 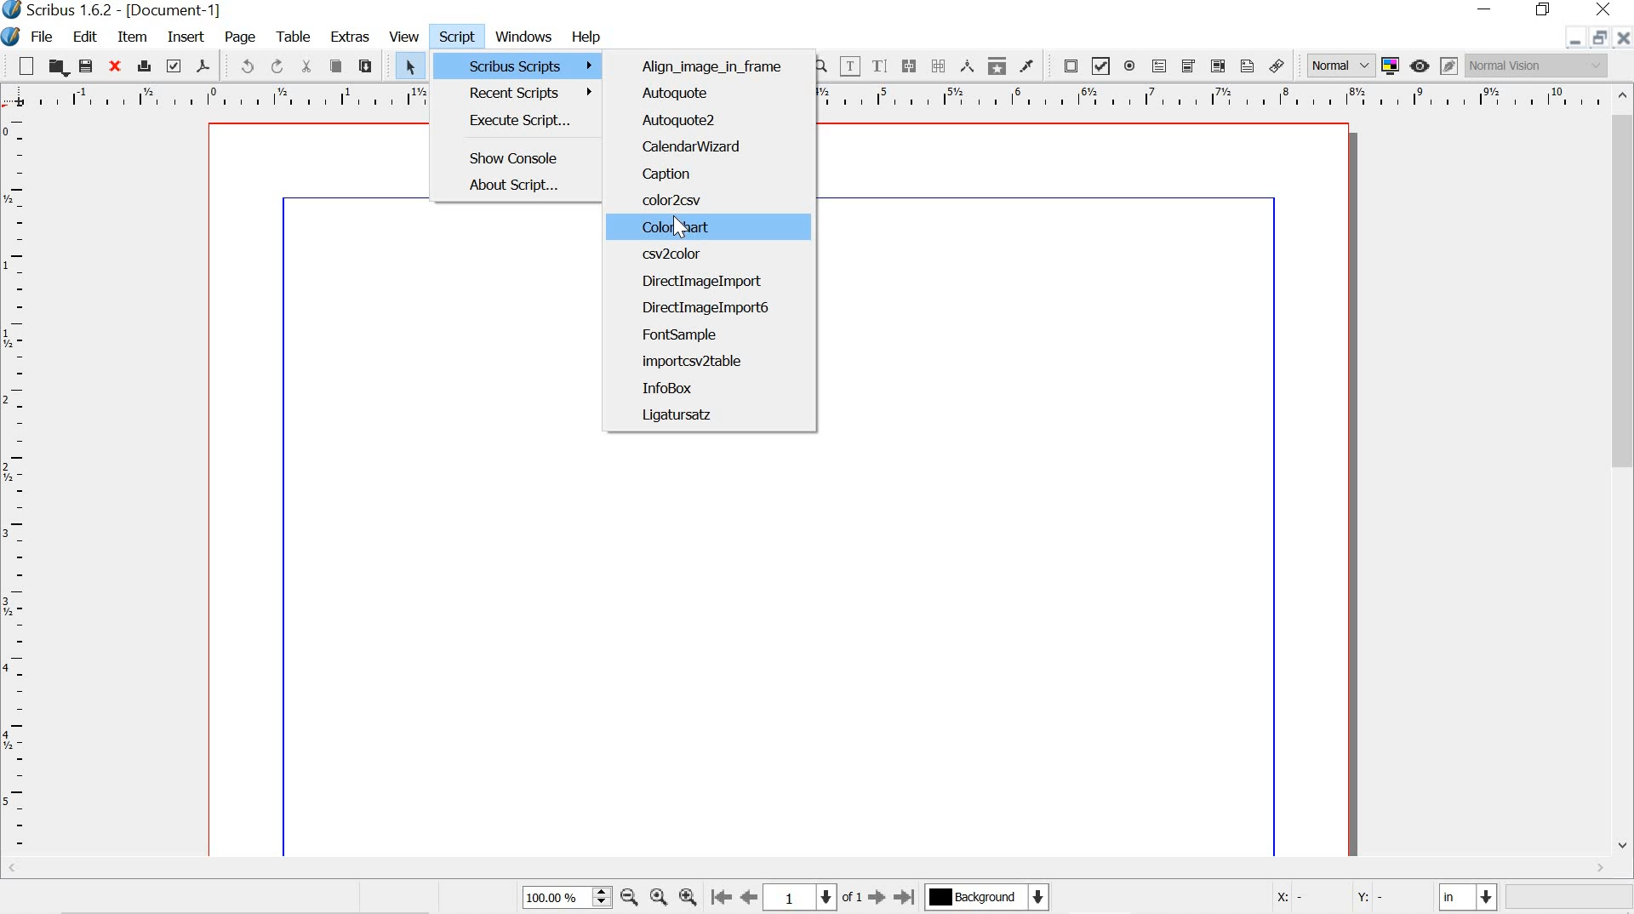 What do you see at coordinates (1392, 65) in the screenshot?
I see `toggle color management system` at bounding box center [1392, 65].